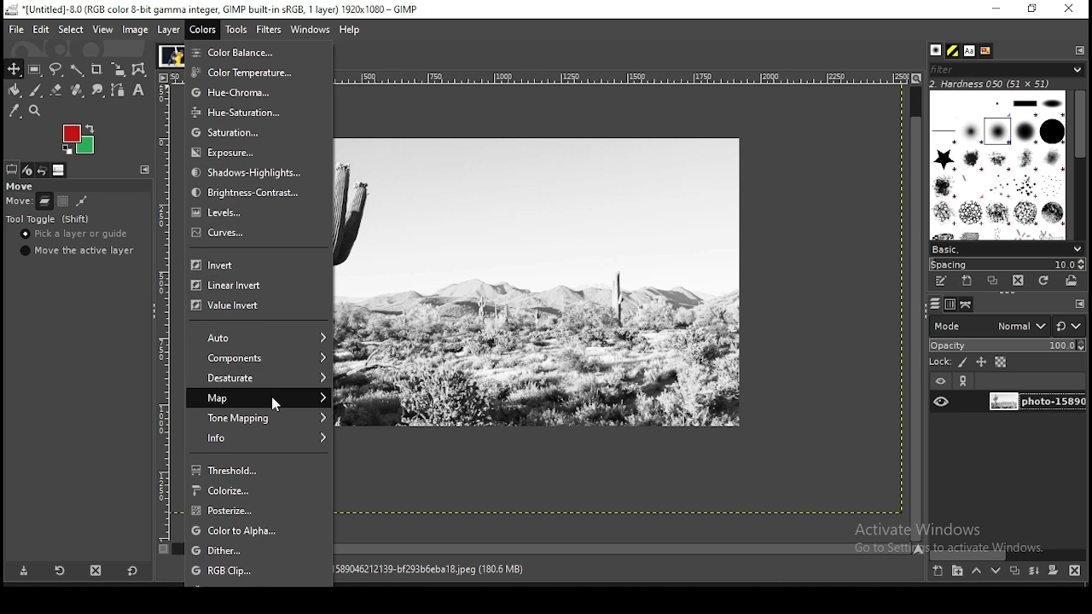 The image size is (1092, 614). What do you see at coordinates (262, 417) in the screenshot?
I see `tone mapping` at bounding box center [262, 417].